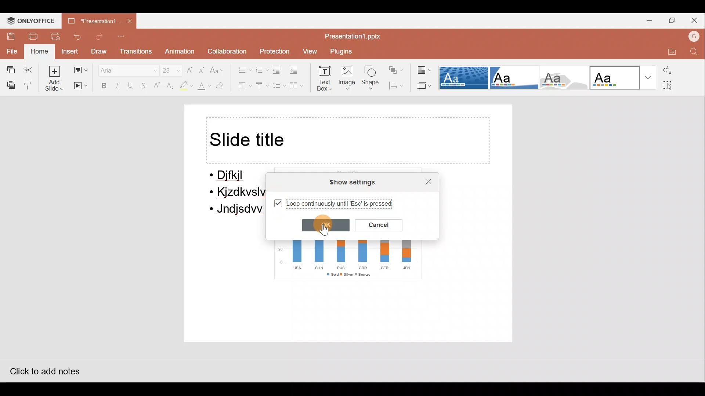  I want to click on Bold, so click(102, 85).